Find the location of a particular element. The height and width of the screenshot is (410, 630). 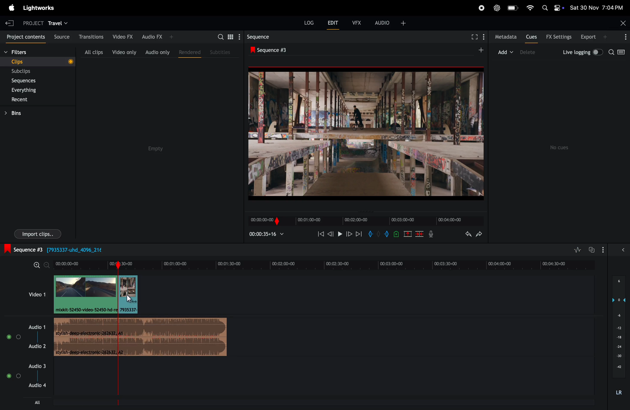

-18 (layers) is located at coordinates (618, 338).